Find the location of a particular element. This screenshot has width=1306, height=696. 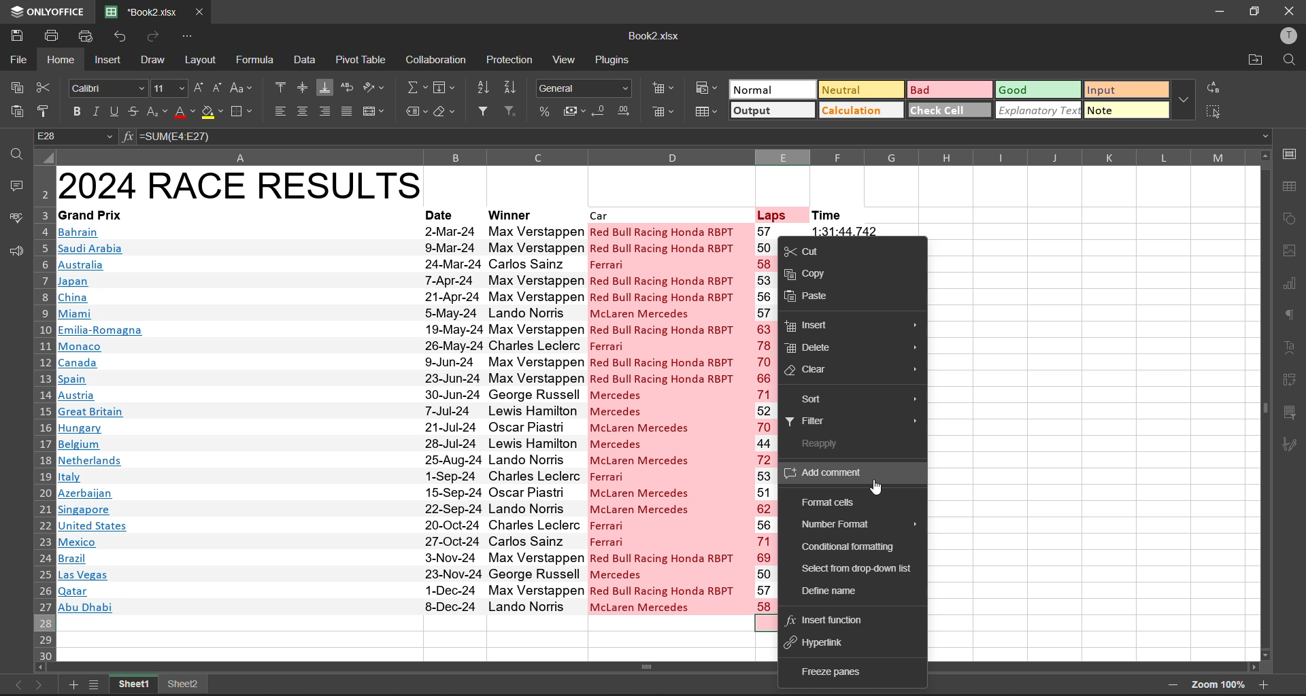

clear filter is located at coordinates (509, 110).